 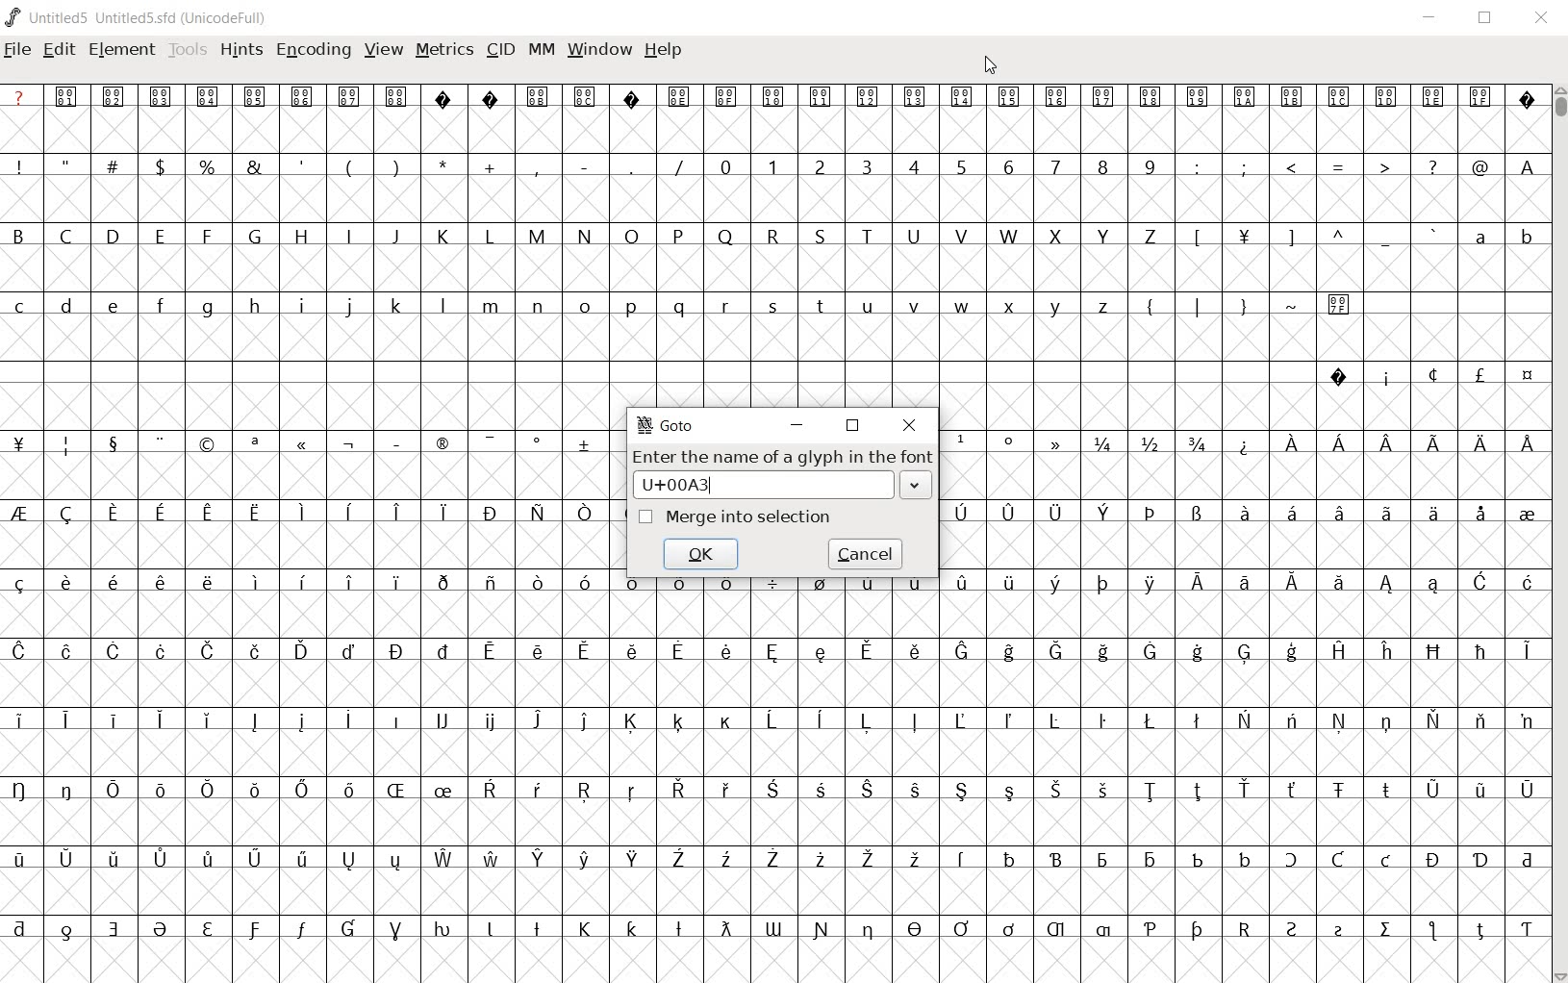 I want to click on Symbol, so click(x=111, y=442).